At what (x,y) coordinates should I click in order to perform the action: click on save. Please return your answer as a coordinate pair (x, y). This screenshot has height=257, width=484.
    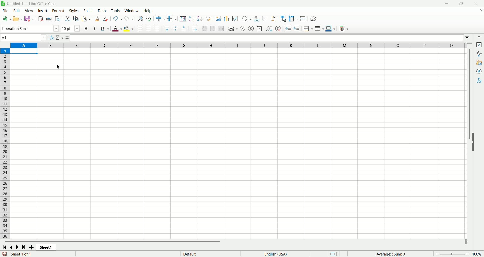
    Looking at the image, I should click on (5, 629).